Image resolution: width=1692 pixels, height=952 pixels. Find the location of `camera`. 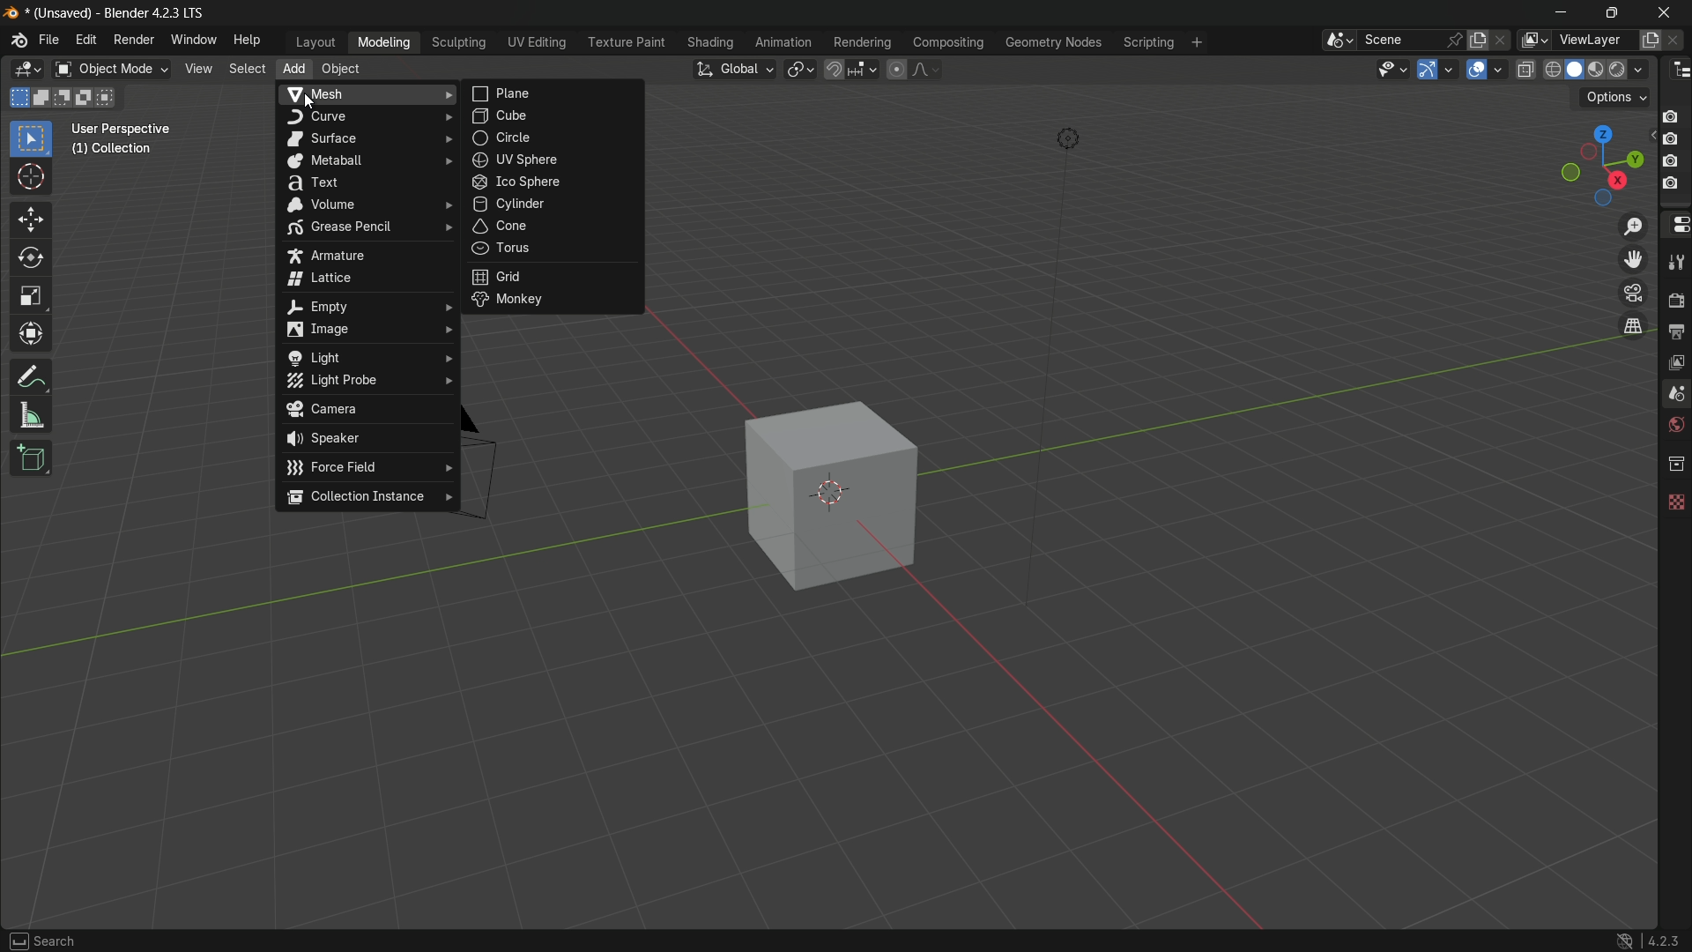

camera is located at coordinates (368, 412).